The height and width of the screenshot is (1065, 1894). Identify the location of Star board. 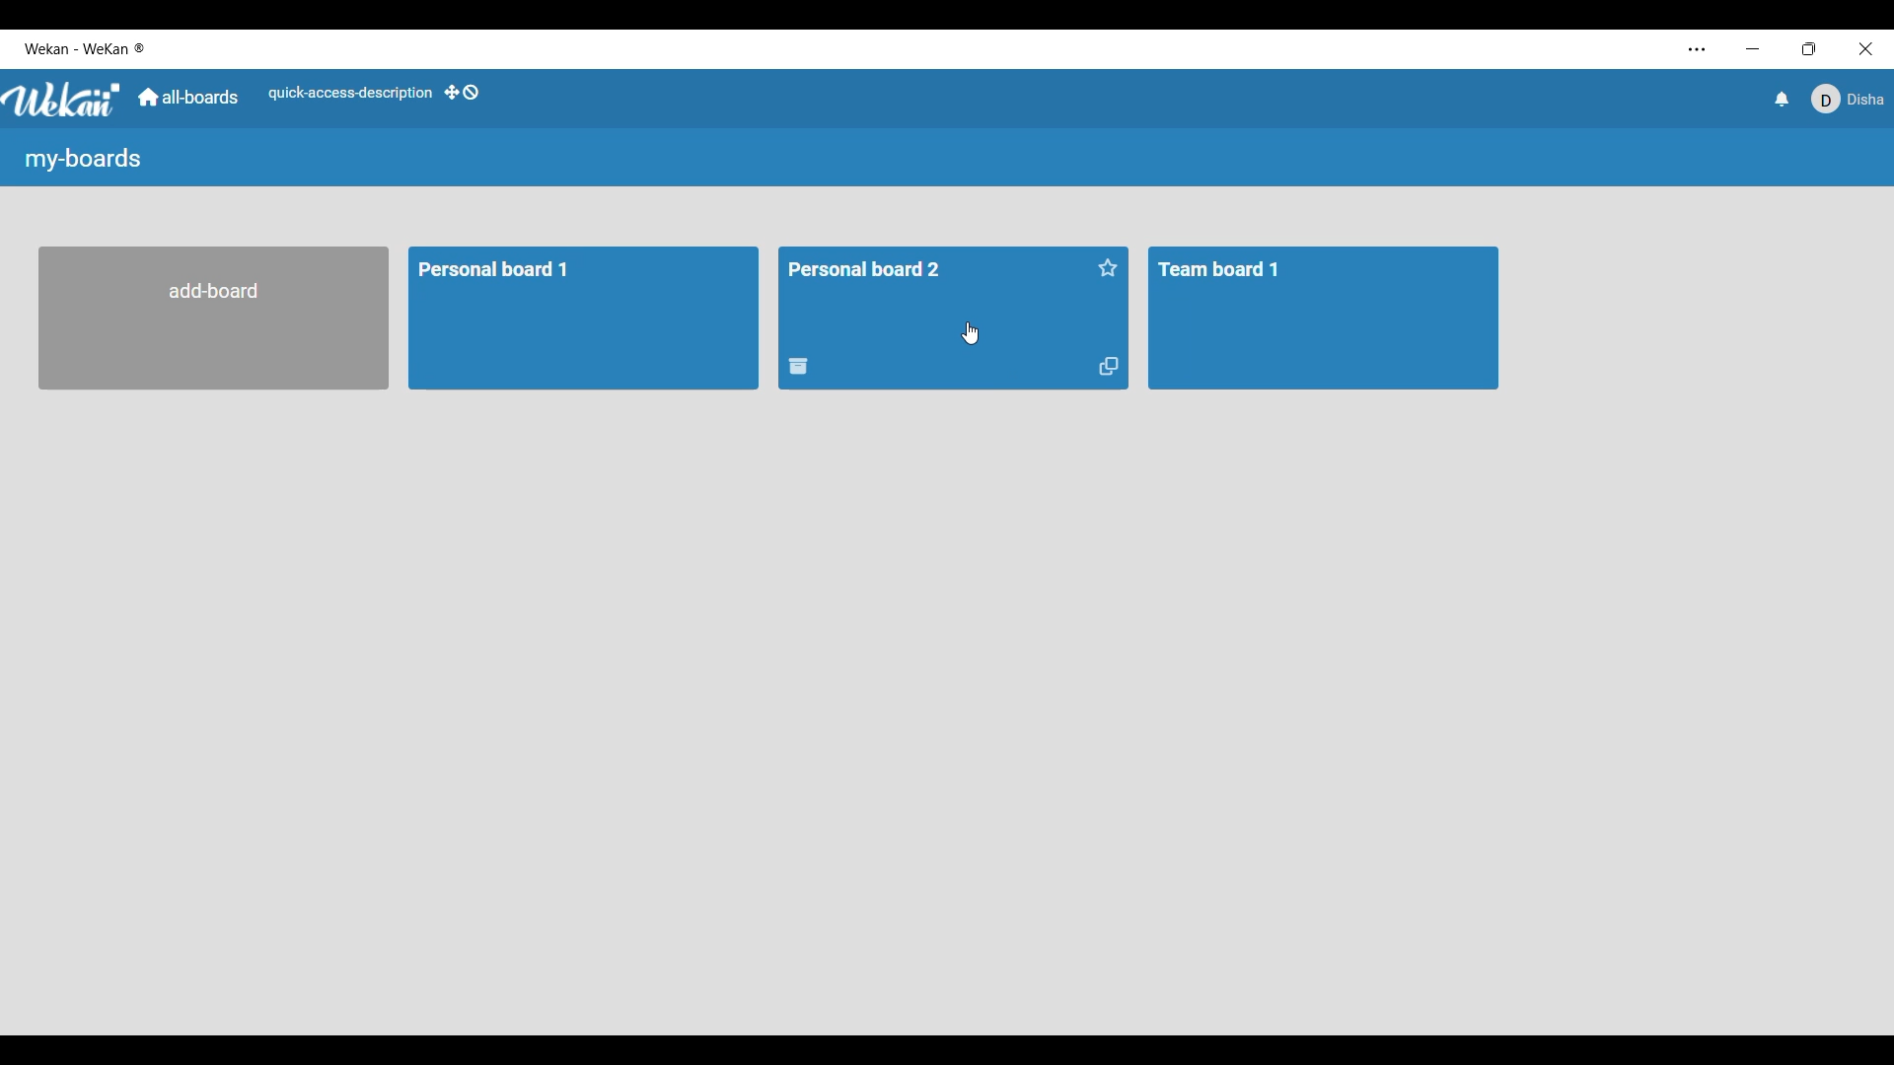
(1109, 268).